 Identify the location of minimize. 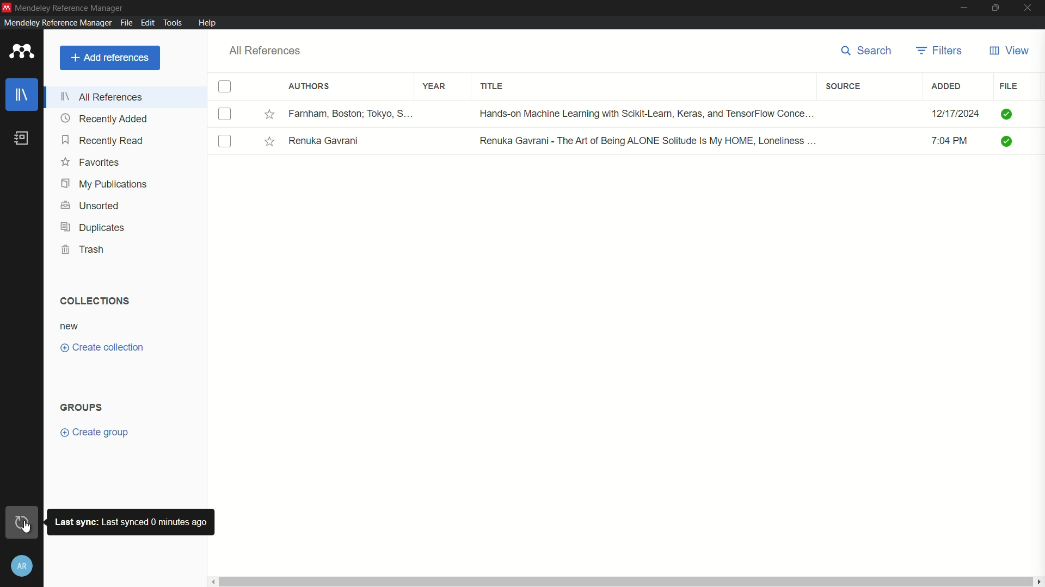
(962, 8).